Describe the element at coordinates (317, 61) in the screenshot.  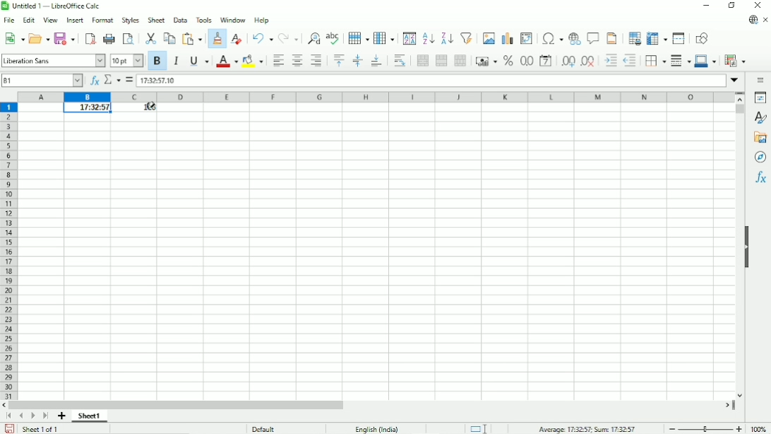
I see `Align right` at that location.